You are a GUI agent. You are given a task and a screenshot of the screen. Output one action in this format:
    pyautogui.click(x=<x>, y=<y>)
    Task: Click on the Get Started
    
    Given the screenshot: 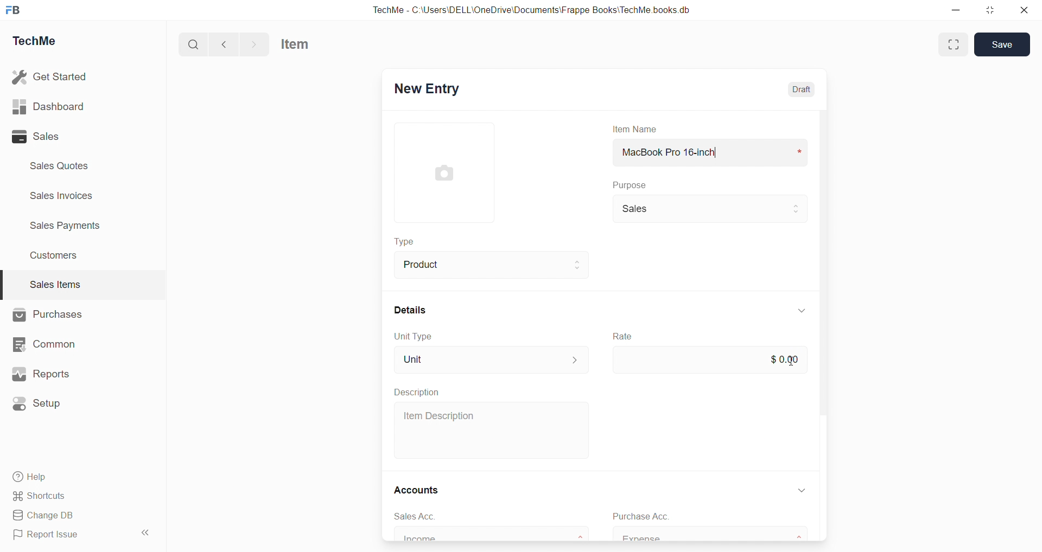 What is the action you would take?
    pyautogui.click(x=50, y=77)
    